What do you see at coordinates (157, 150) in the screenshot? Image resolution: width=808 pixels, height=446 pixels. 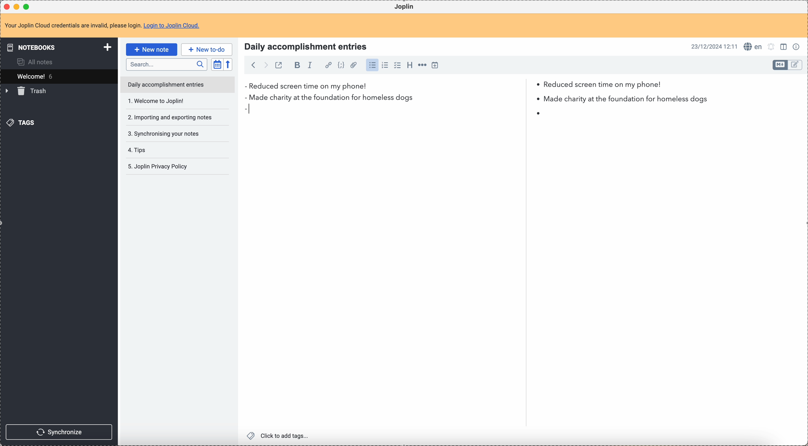 I see `Joplin privacy policy` at bounding box center [157, 150].